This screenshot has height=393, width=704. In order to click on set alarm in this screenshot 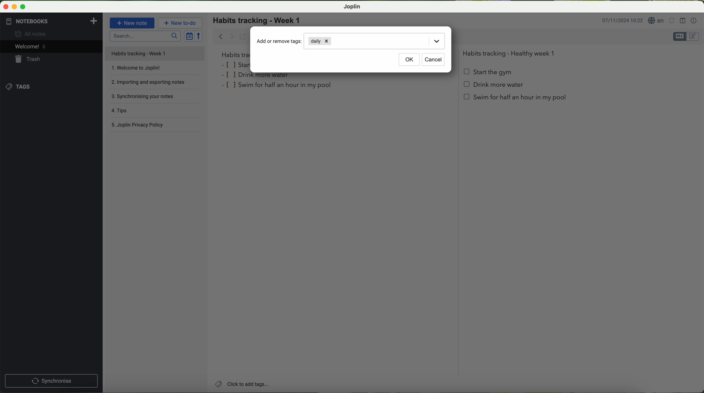, I will do `click(672, 20)`.